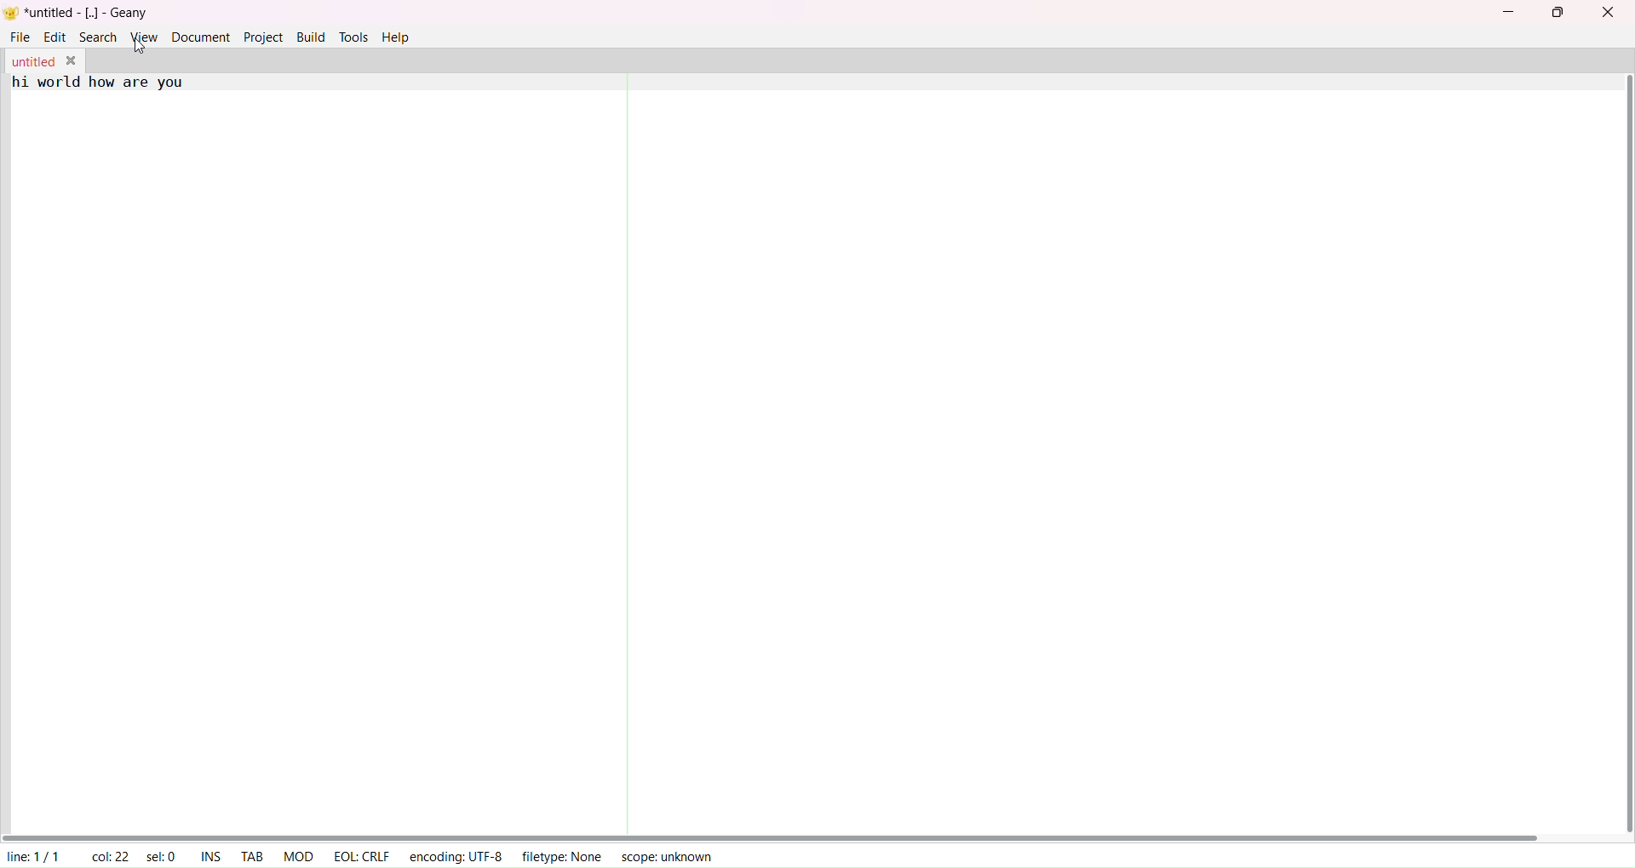 This screenshot has height=868, width=1635. What do you see at coordinates (86, 14) in the screenshot?
I see `title` at bounding box center [86, 14].